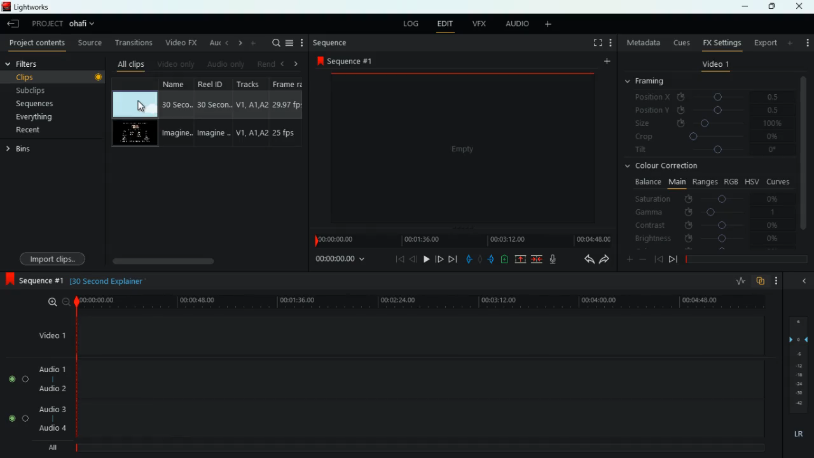 This screenshot has width=814, height=458. I want to click on search, so click(272, 43).